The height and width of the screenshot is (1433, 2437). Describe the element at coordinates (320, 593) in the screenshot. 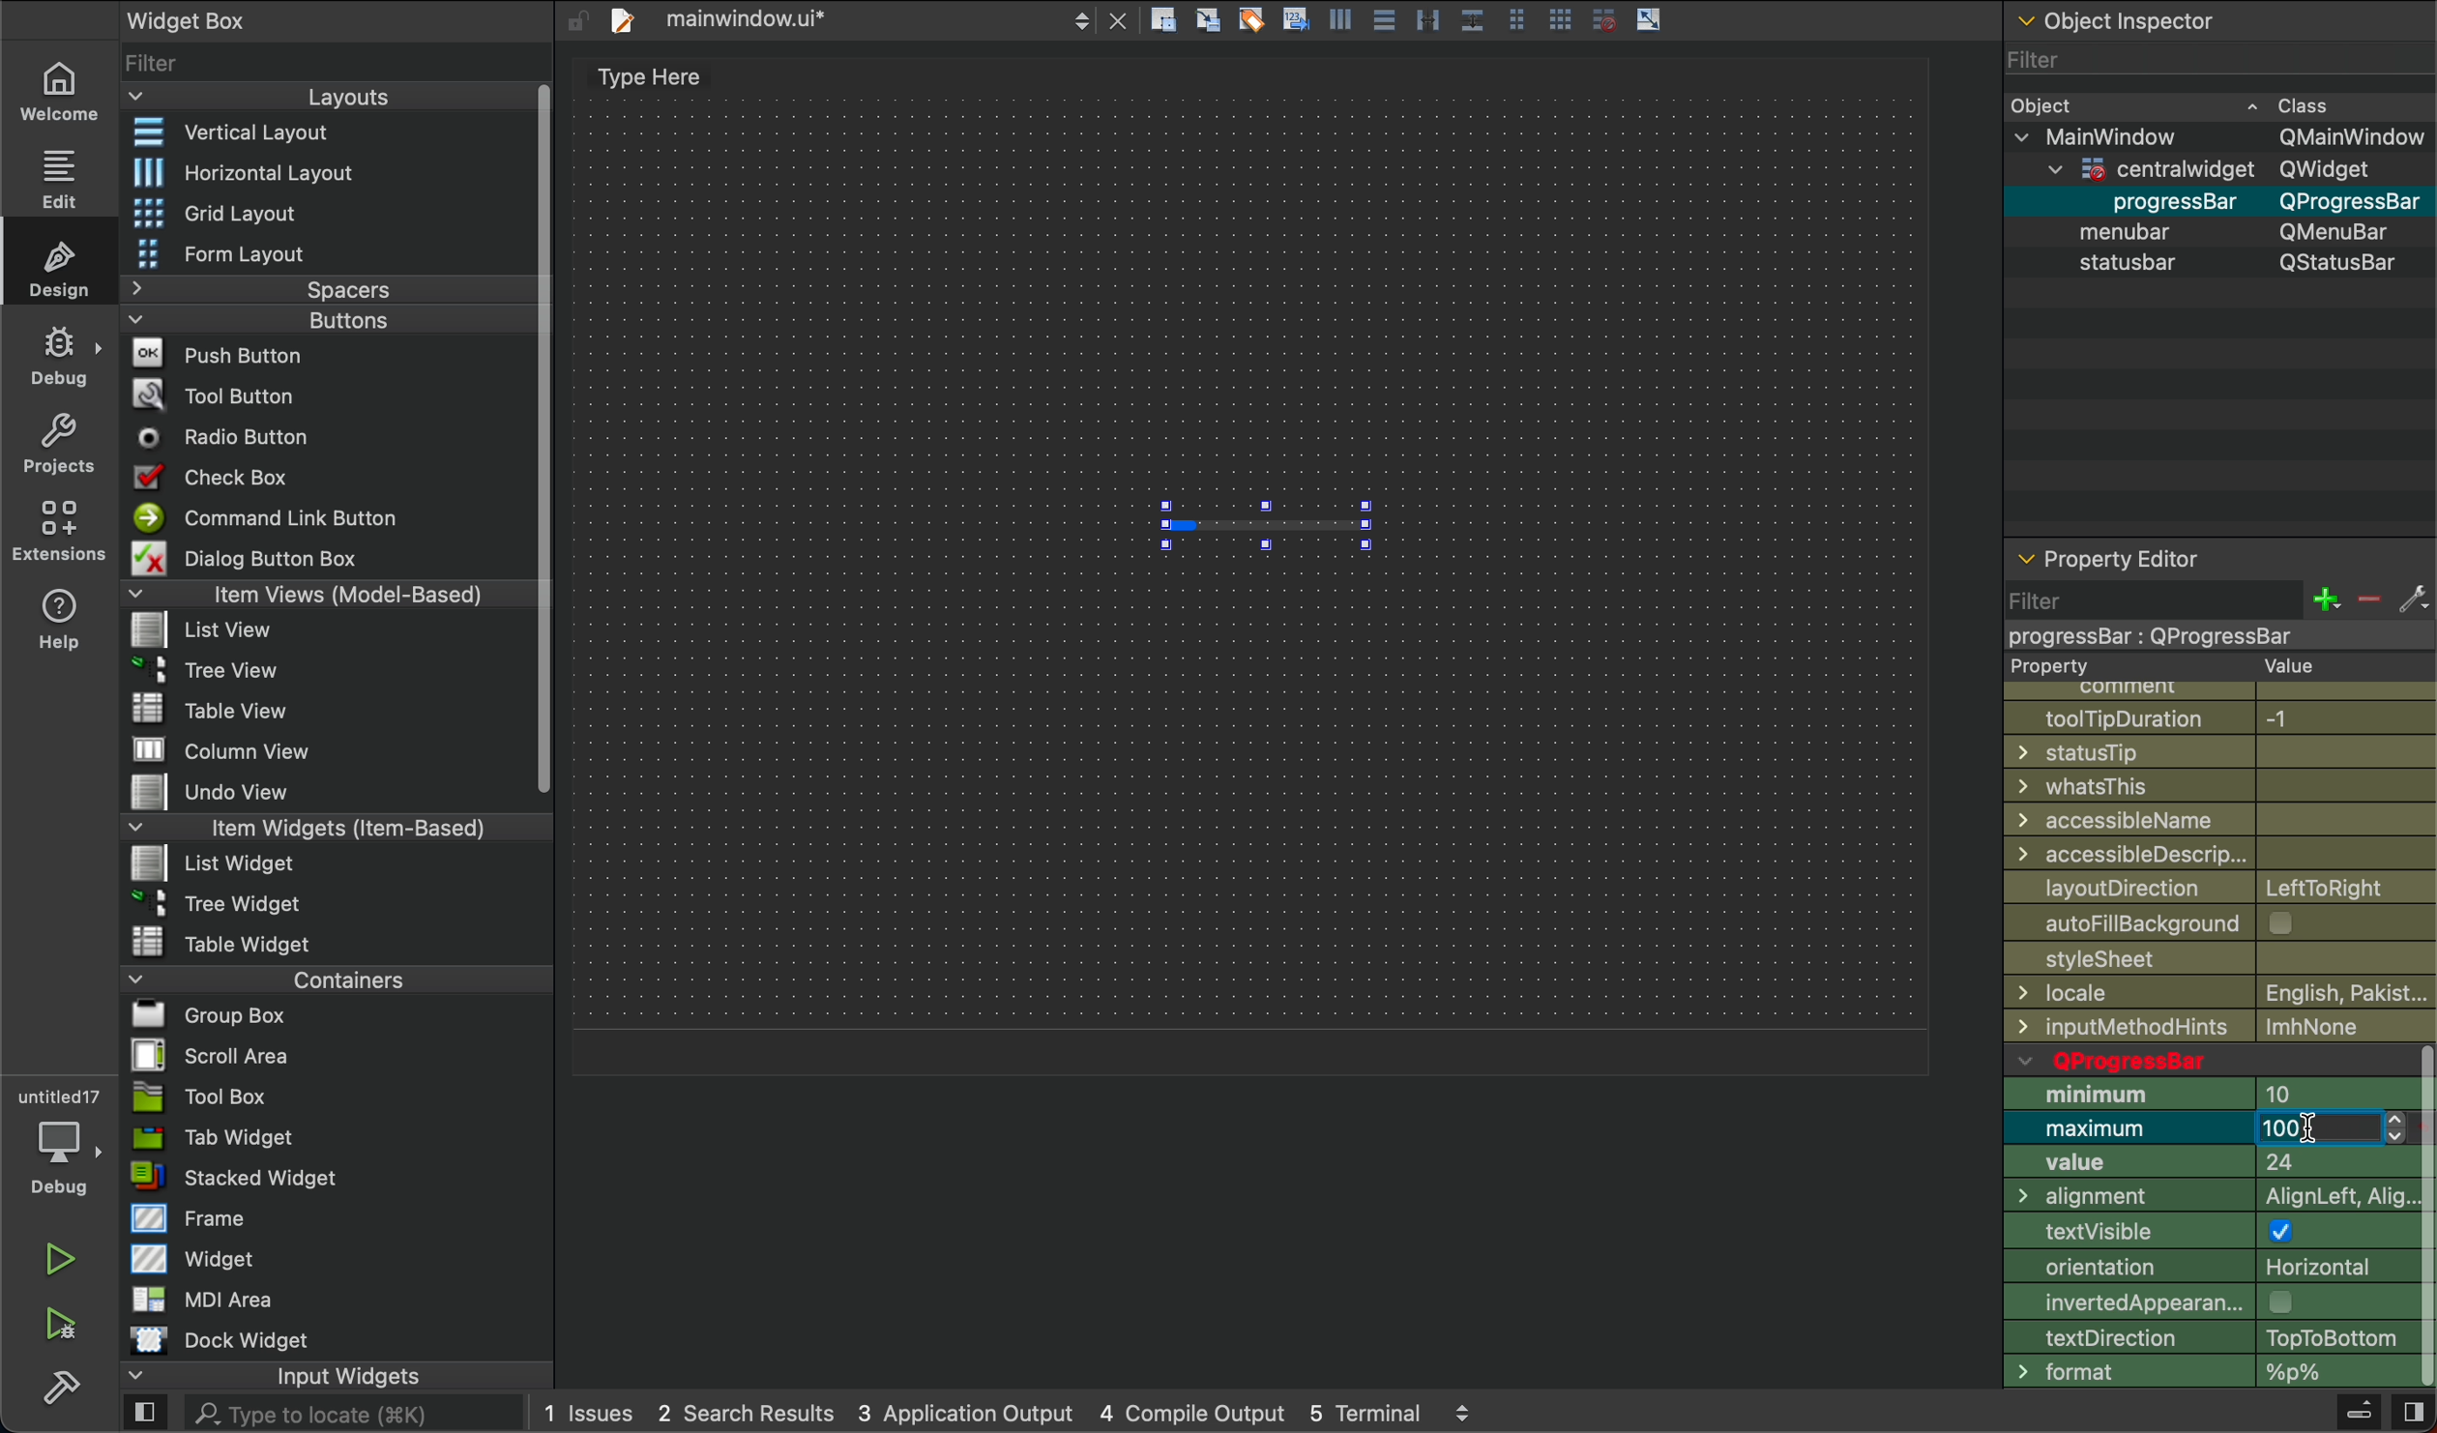

I see `Items View` at that location.